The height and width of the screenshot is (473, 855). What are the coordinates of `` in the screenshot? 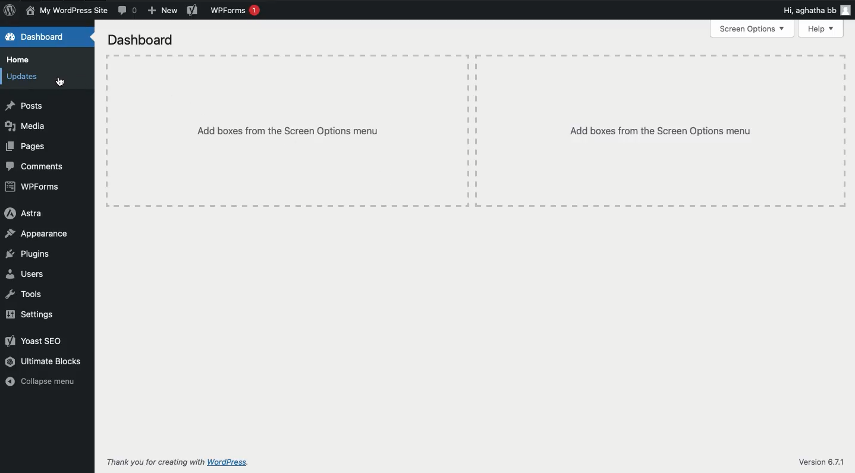 It's located at (659, 132).